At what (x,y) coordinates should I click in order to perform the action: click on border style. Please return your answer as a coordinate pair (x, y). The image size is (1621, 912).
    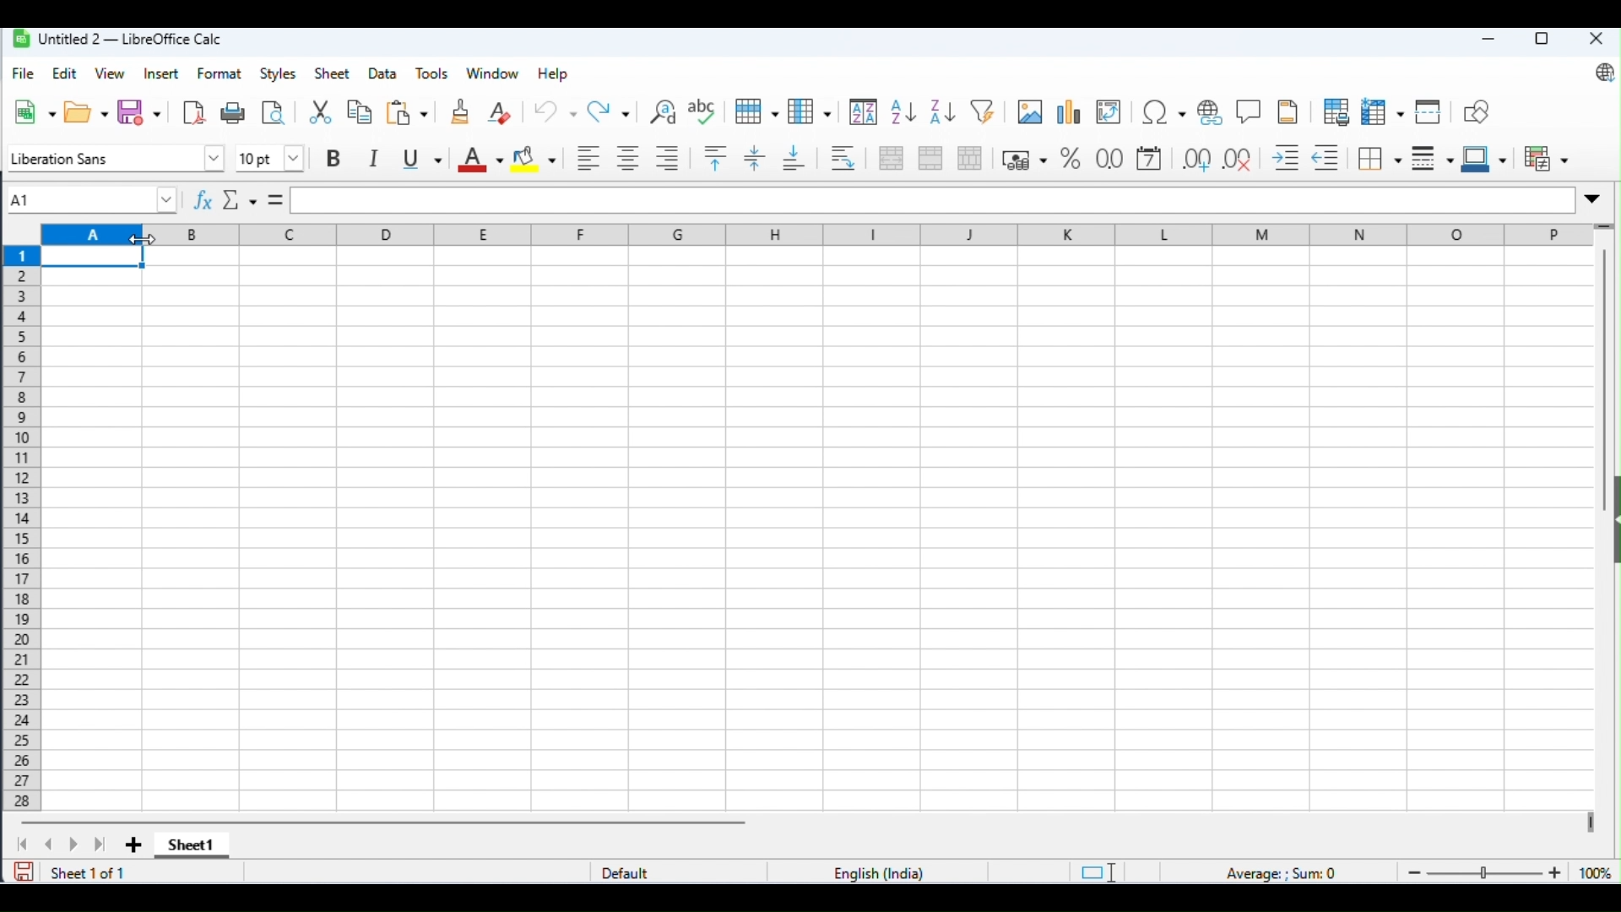
    Looking at the image, I should click on (1434, 155).